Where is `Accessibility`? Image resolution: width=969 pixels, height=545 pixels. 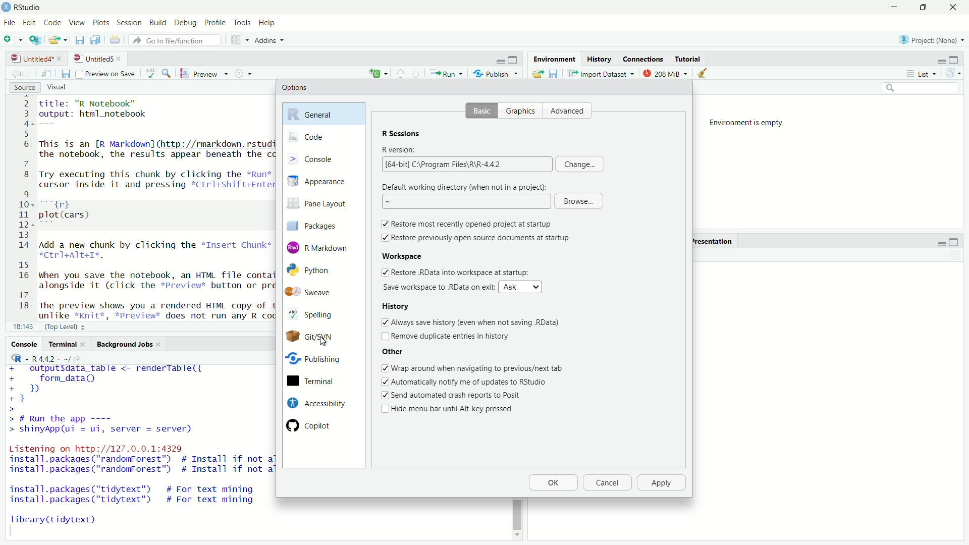
Accessibility is located at coordinates (315, 403).